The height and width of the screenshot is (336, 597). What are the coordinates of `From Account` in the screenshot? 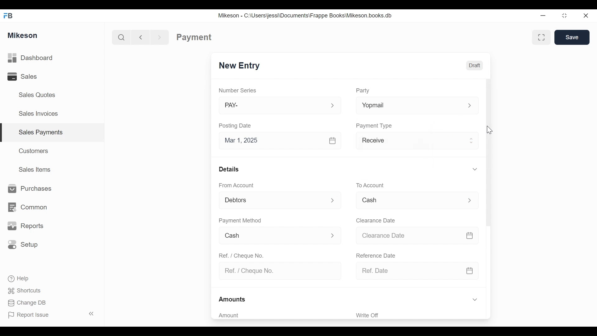 It's located at (281, 201).